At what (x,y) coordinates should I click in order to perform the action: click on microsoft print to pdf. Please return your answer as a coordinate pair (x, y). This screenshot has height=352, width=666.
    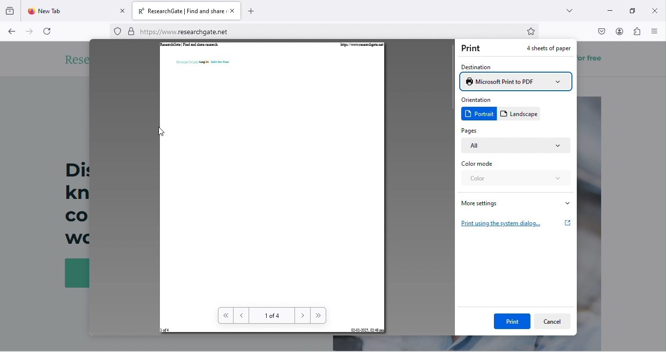
    Looking at the image, I should click on (515, 81).